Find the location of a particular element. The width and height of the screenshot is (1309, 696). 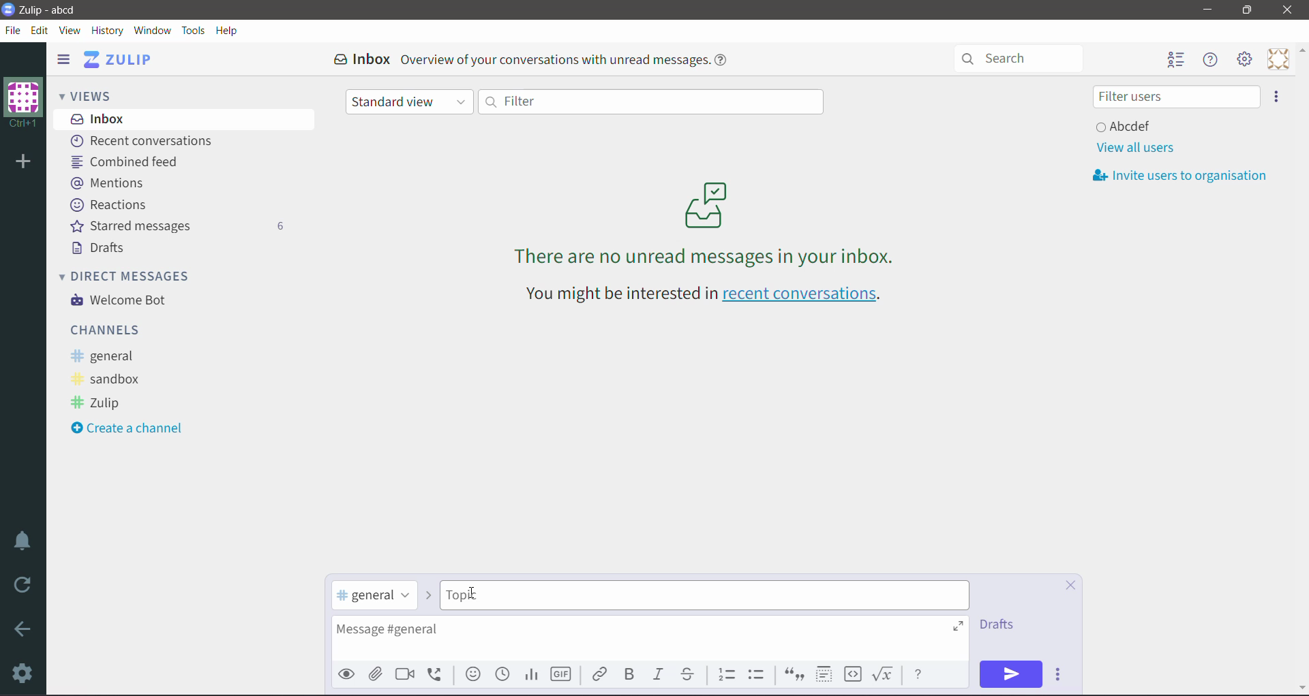

Enable Do Not Disturb is located at coordinates (23, 541).